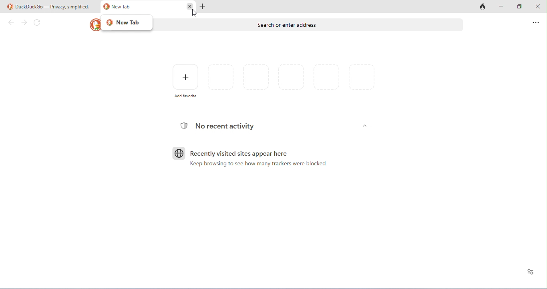 The height and width of the screenshot is (289, 547). What do you see at coordinates (520, 7) in the screenshot?
I see `maximize` at bounding box center [520, 7].